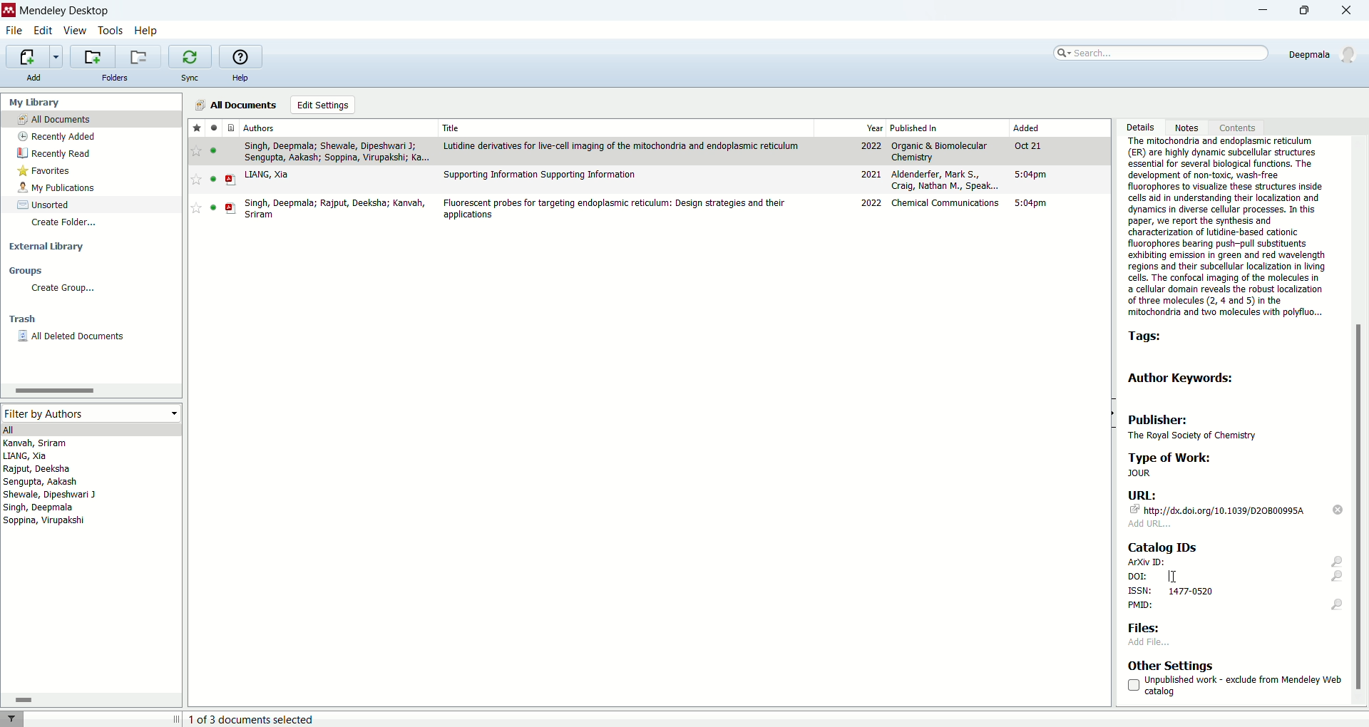 Image resolution: width=1369 pixels, height=727 pixels. I want to click on all deleted documents, so click(73, 336).